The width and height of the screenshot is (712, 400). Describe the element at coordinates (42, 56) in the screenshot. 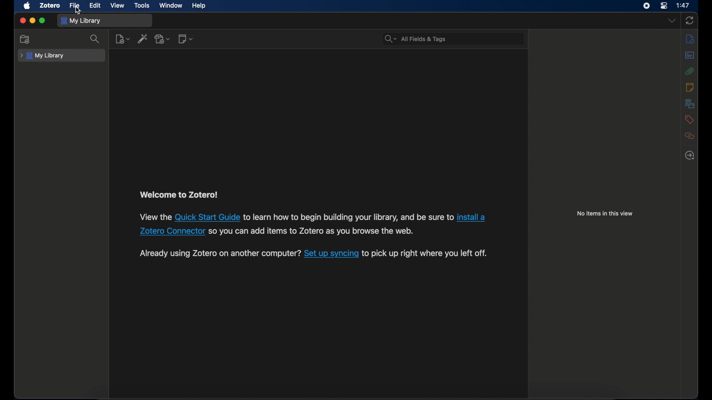

I see `my library` at that location.